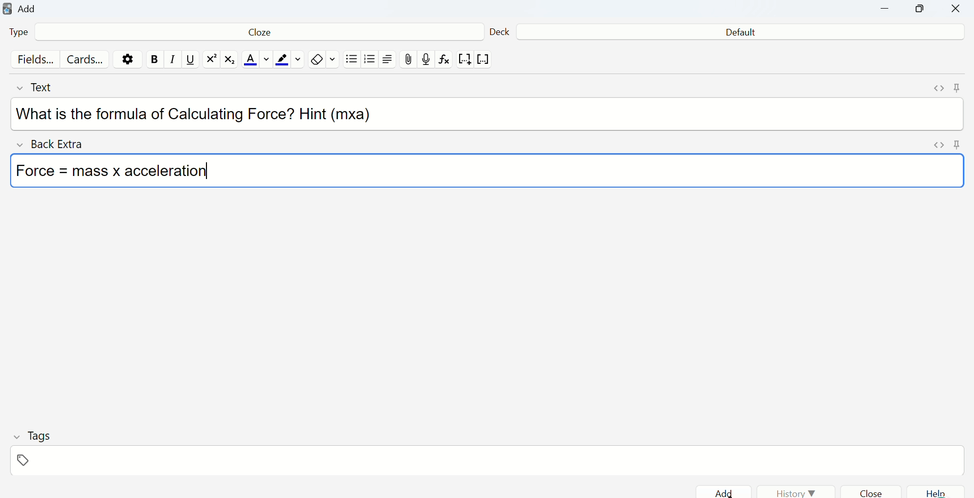 Image resolution: width=974 pixels, height=498 pixels. I want to click on , so click(937, 146).